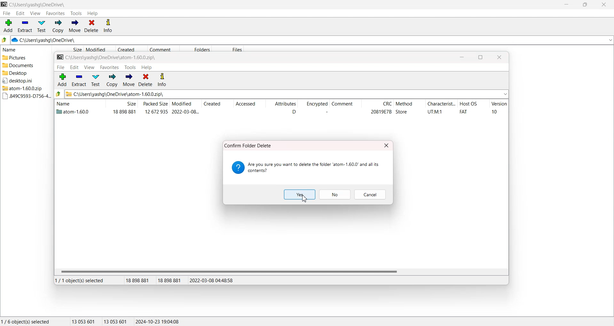 The image size is (614, 326). Describe the element at coordinates (162, 80) in the screenshot. I see `info` at that location.